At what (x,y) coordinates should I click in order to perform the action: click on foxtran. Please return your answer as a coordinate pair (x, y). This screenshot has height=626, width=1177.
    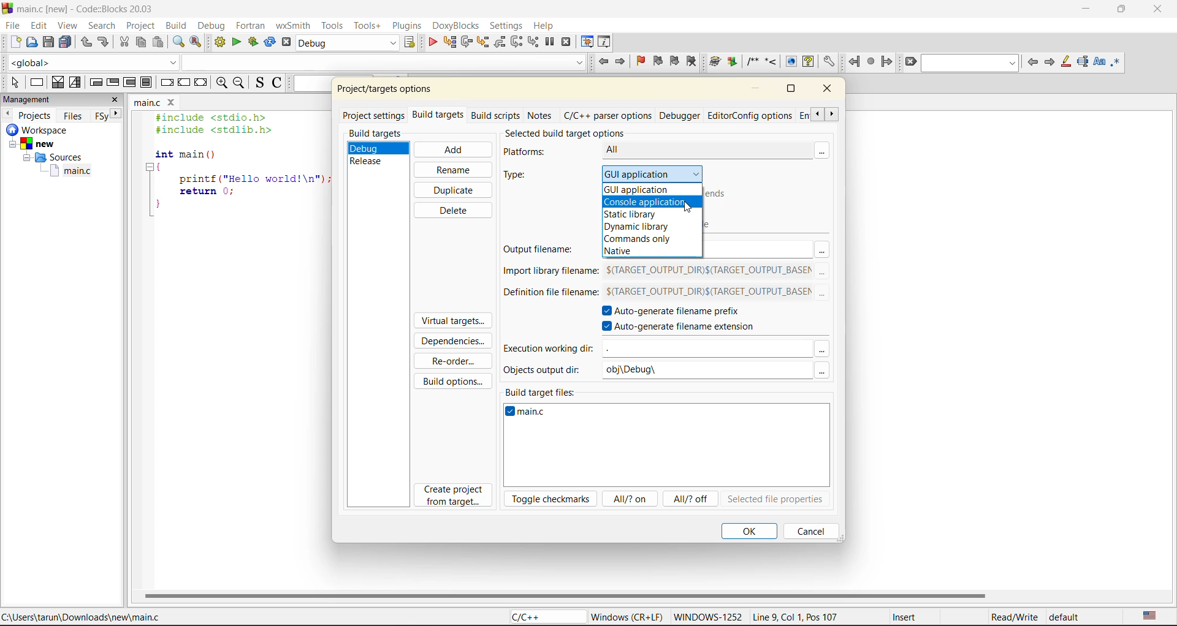
    Looking at the image, I should click on (252, 26).